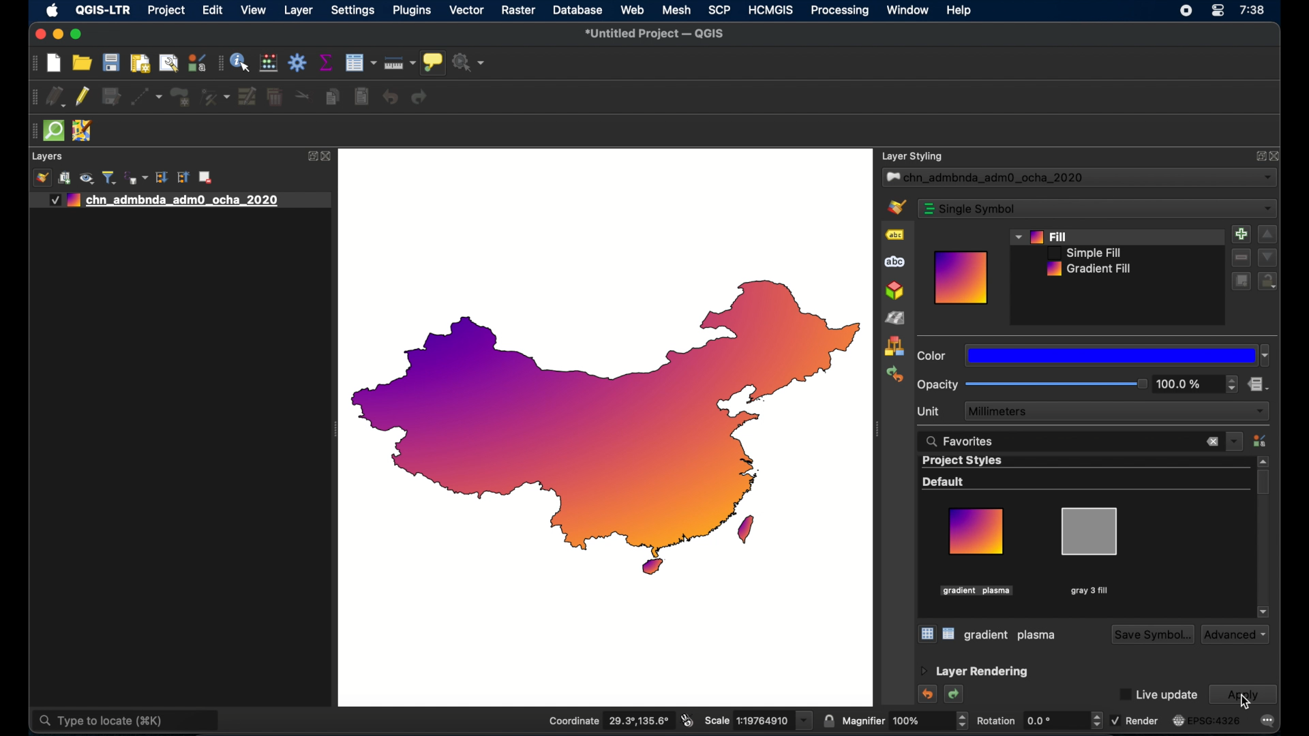 The image size is (1309, 736). What do you see at coordinates (1267, 721) in the screenshot?
I see `messages` at bounding box center [1267, 721].